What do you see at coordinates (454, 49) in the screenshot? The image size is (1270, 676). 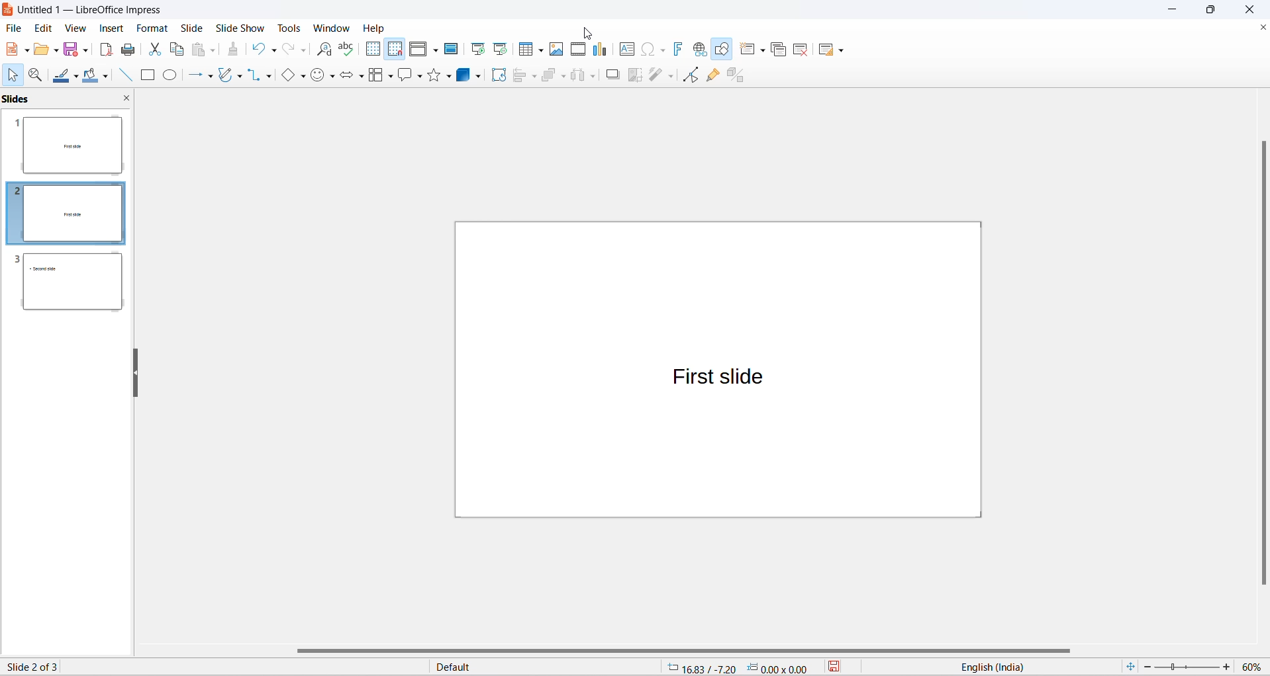 I see `master slide` at bounding box center [454, 49].